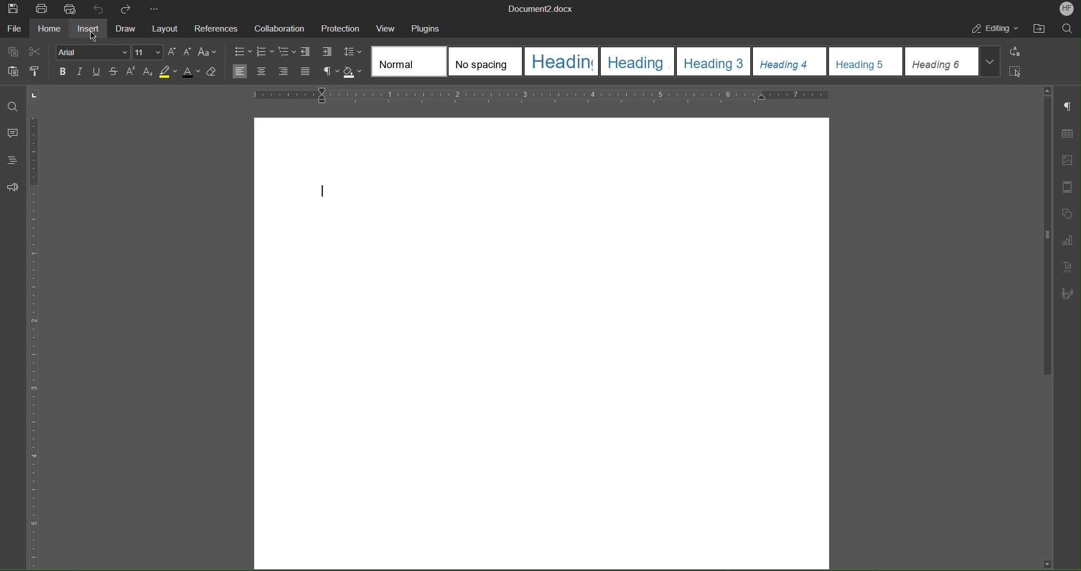 The width and height of the screenshot is (1081, 571). Describe the element at coordinates (278, 27) in the screenshot. I see `Collaboration` at that location.